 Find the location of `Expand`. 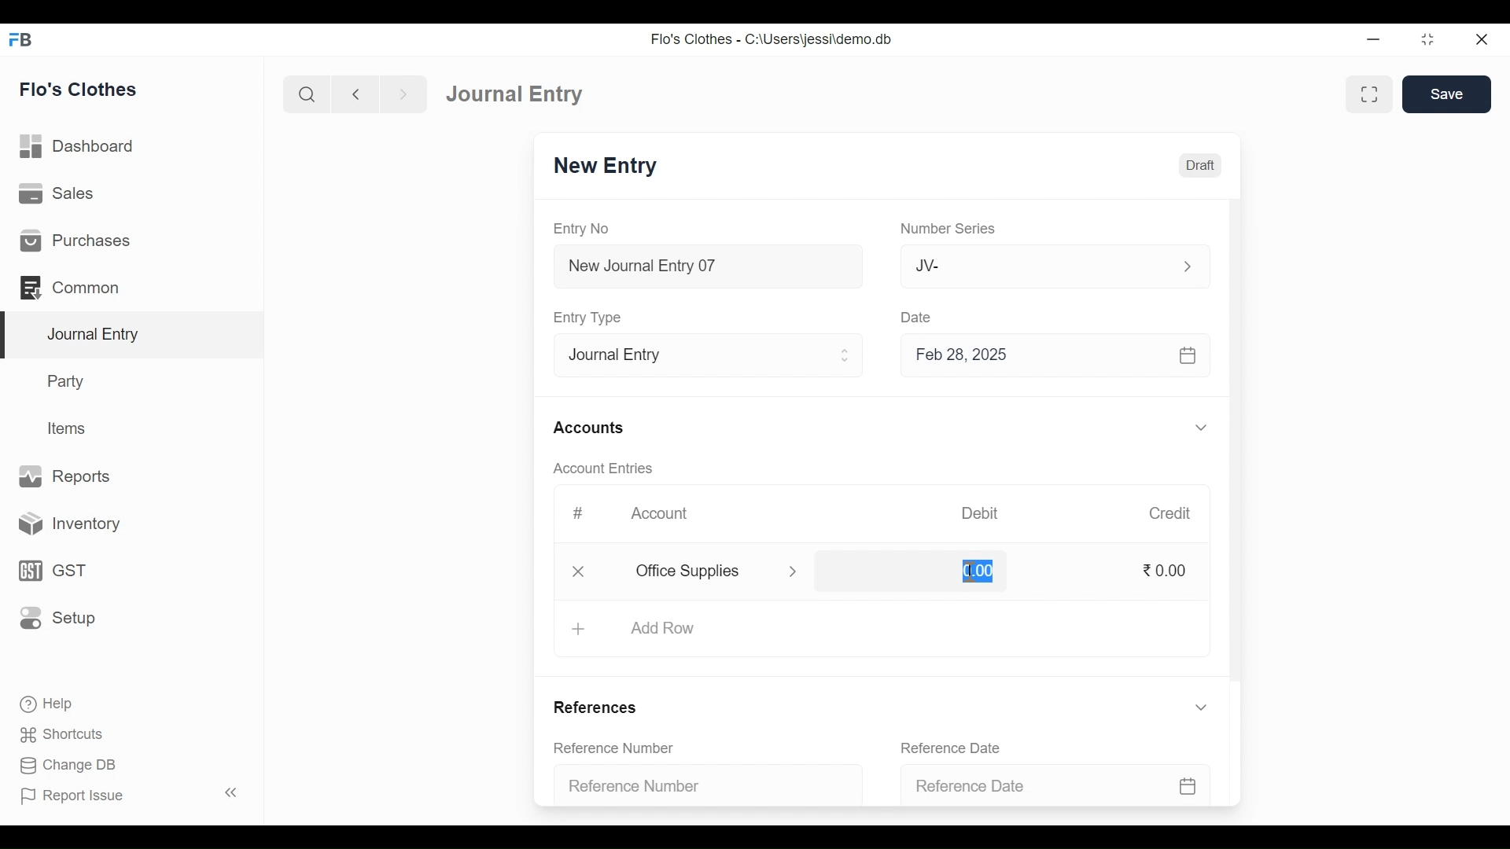

Expand is located at coordinates (1201, 427).